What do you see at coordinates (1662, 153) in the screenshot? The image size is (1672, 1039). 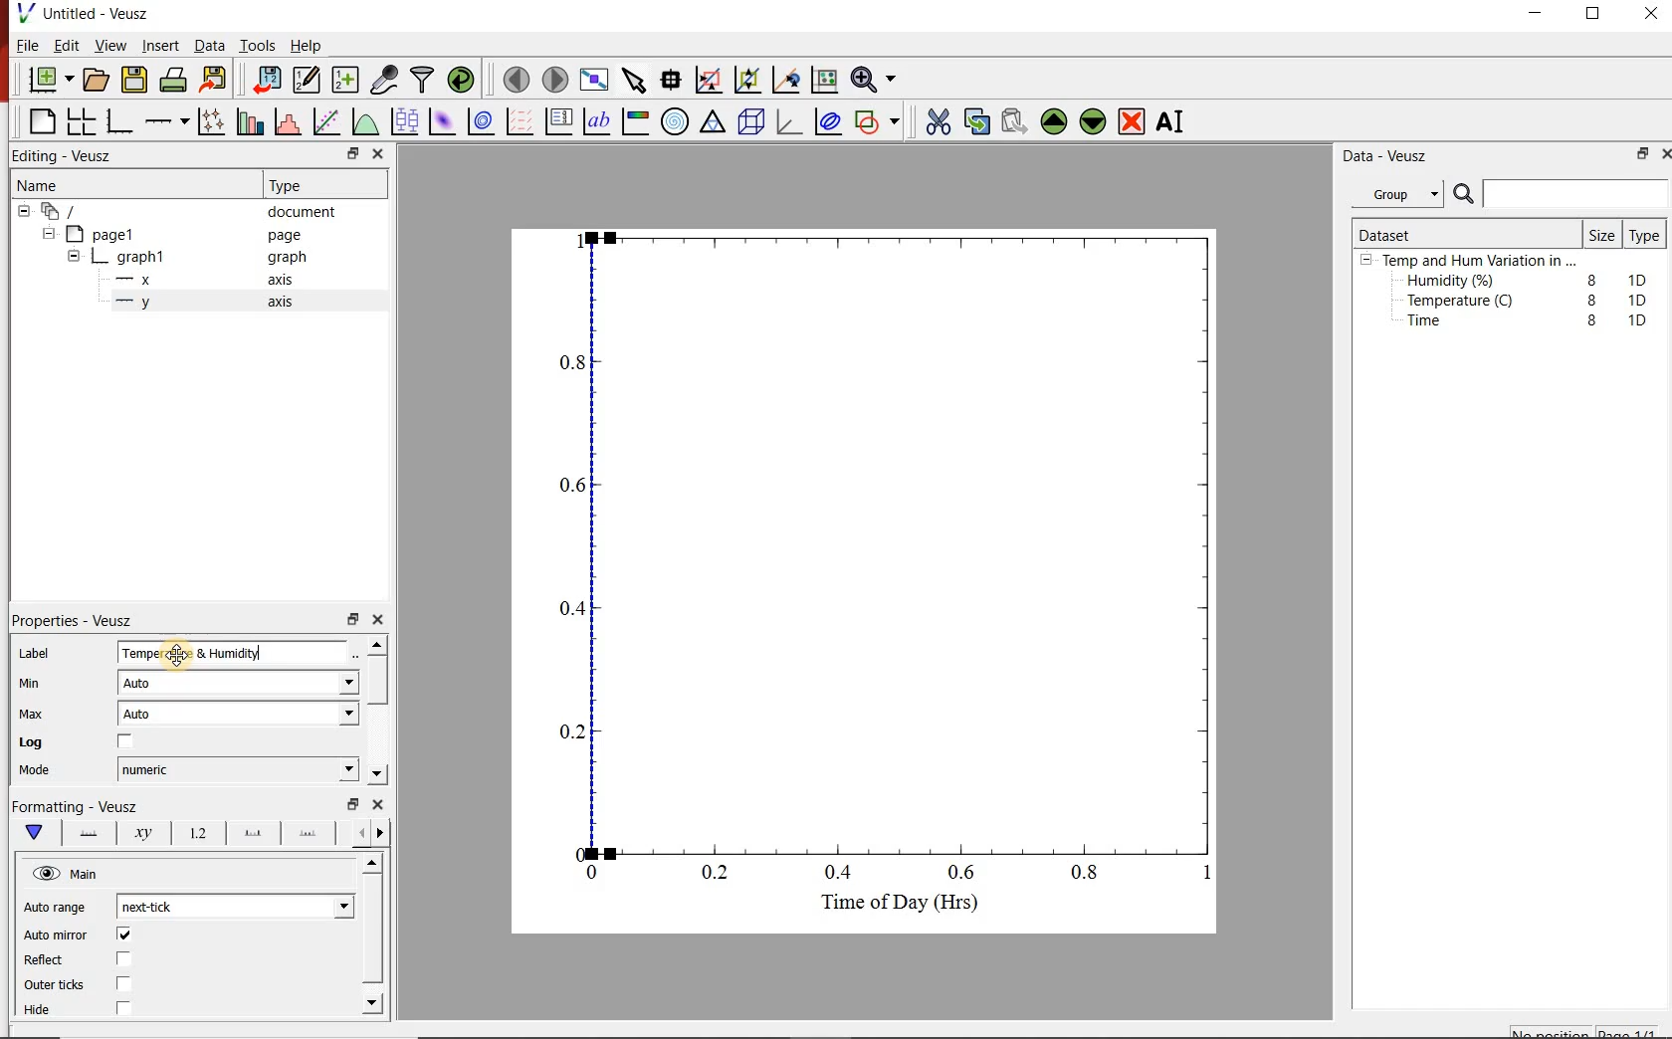 I see `close` at bounding box center [1662, 153].